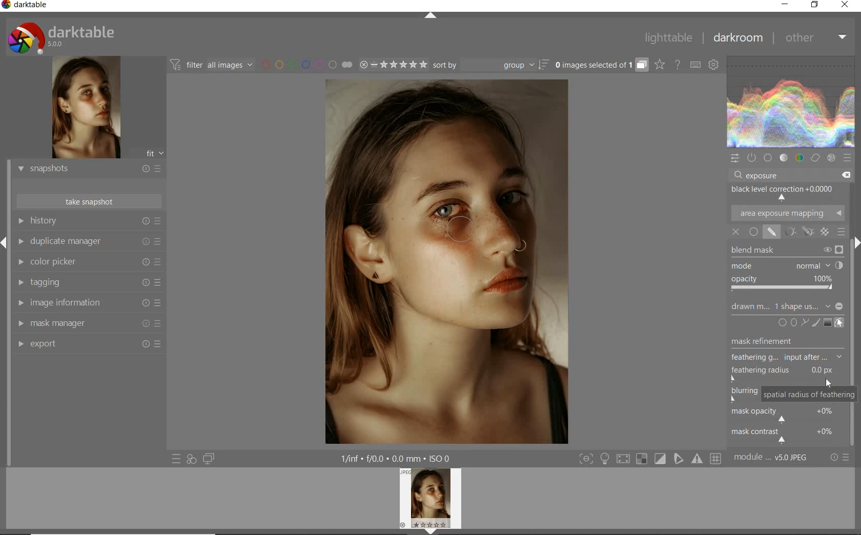 The width and height of the screenshot is (861, 535). What do you see at coordinates (90, 201) in the screenshot?
I see `take snapshots` at bounding box center [90, 201].